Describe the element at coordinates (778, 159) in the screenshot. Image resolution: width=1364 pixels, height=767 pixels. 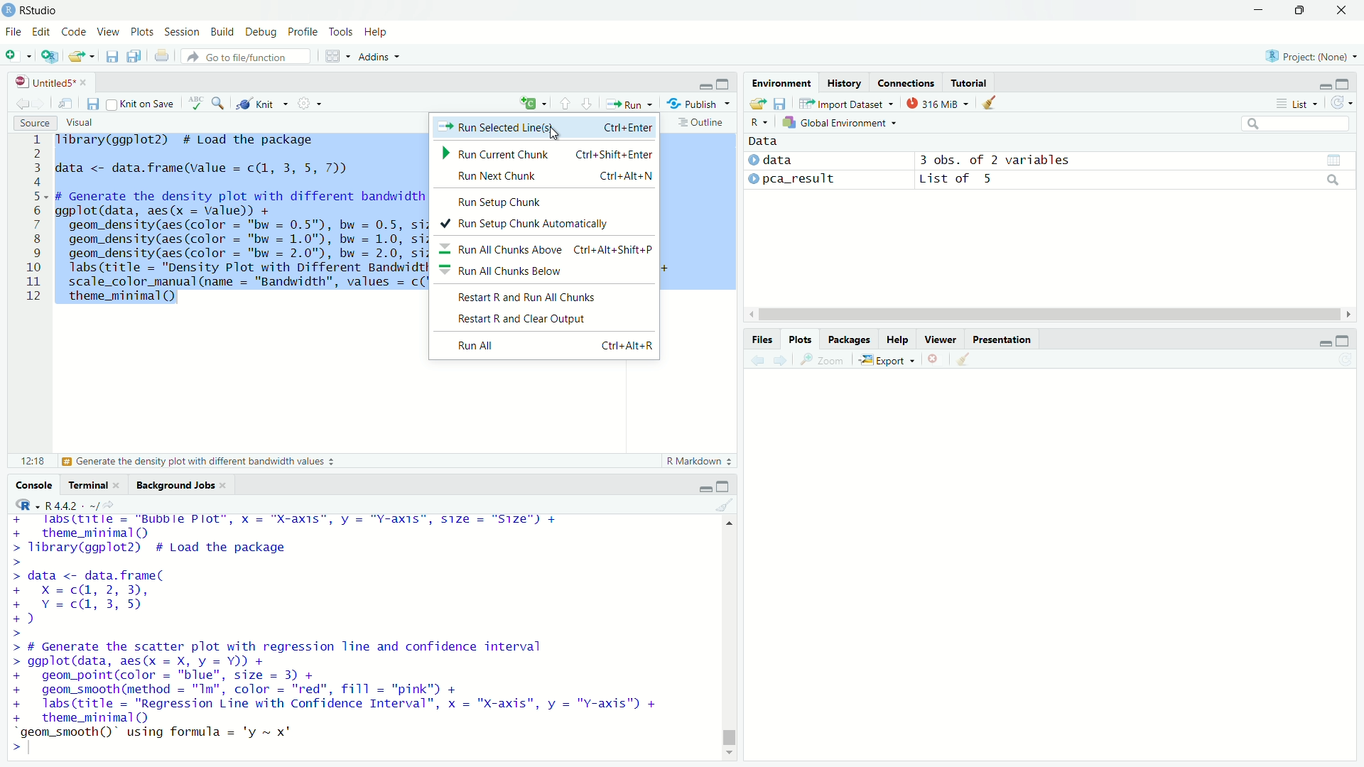
I see `data` at that location.